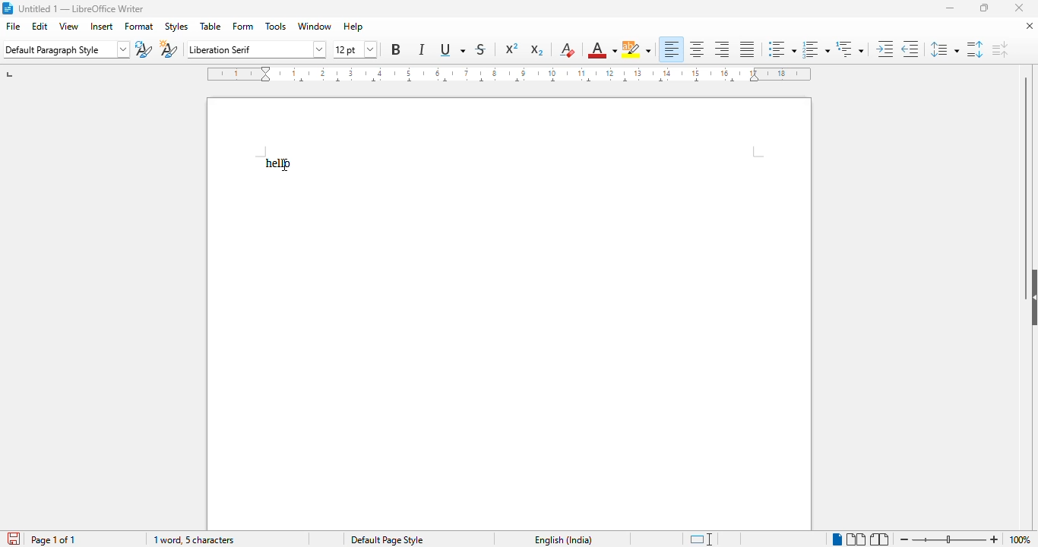 Image resolution: width=1038 pixels, height=547 pixels. Describe the element at coordinates (508, 74) in the screenshot. I see `ruler` at that location.